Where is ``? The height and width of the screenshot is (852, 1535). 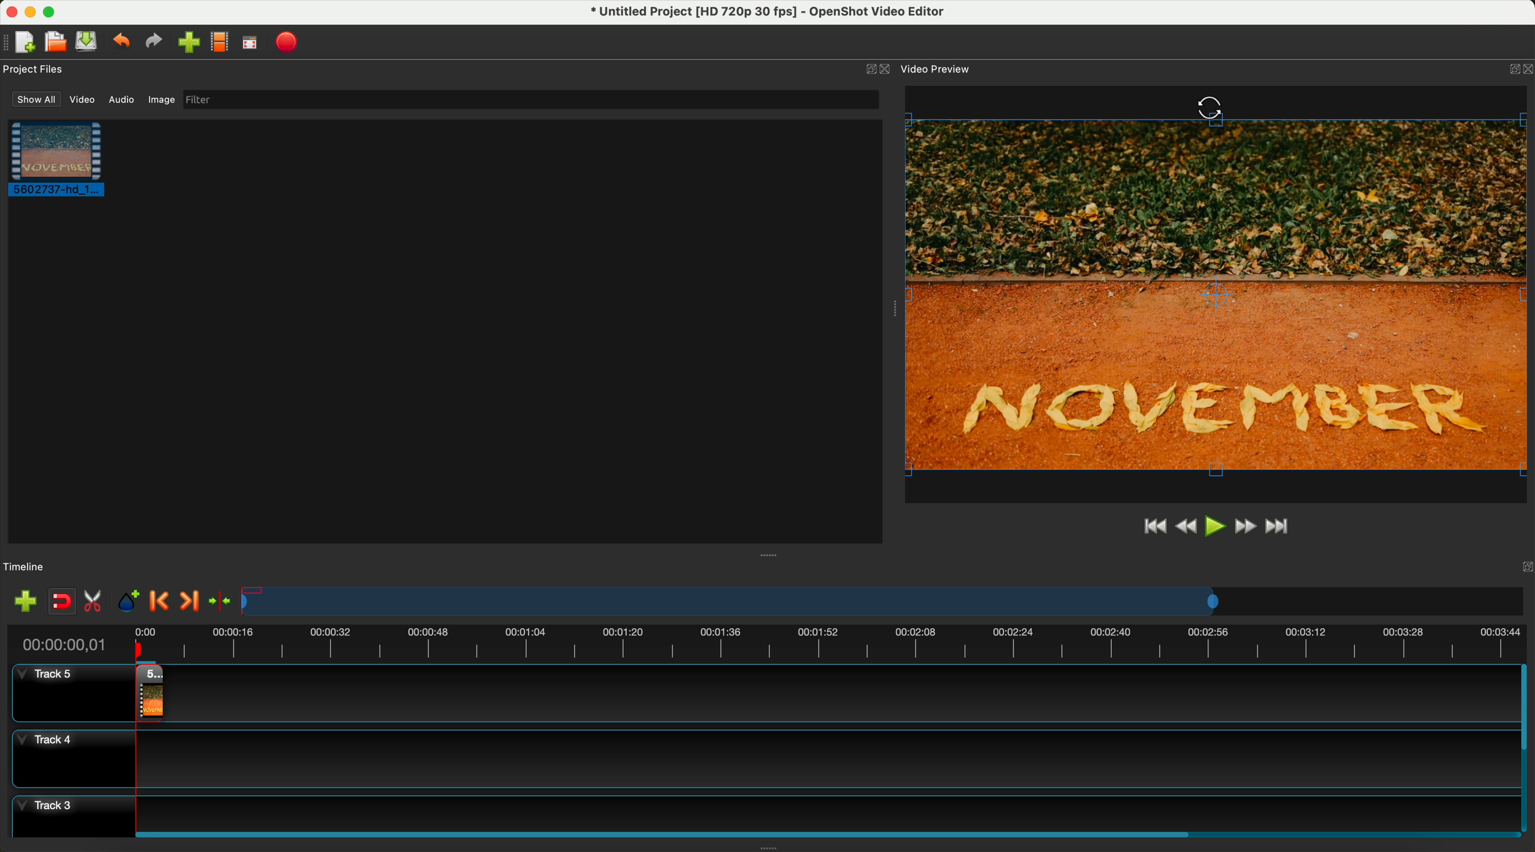
 is located at coordinates (894, 307).